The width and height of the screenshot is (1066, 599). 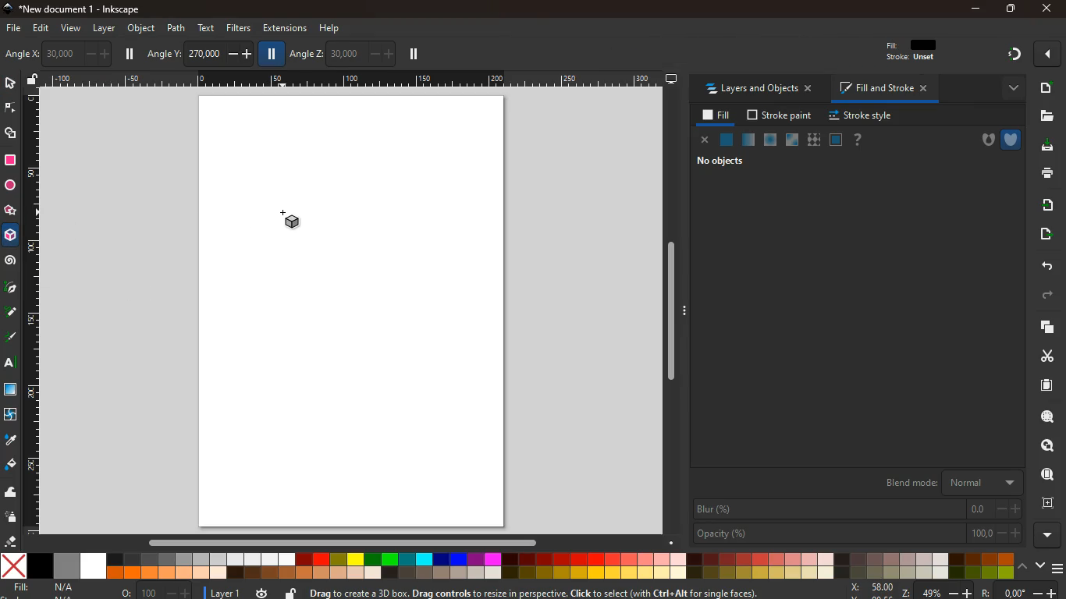 What do you see at coordinates (10, 289) in the screenshot?
I see `pic` at bounding box center [10, 289].